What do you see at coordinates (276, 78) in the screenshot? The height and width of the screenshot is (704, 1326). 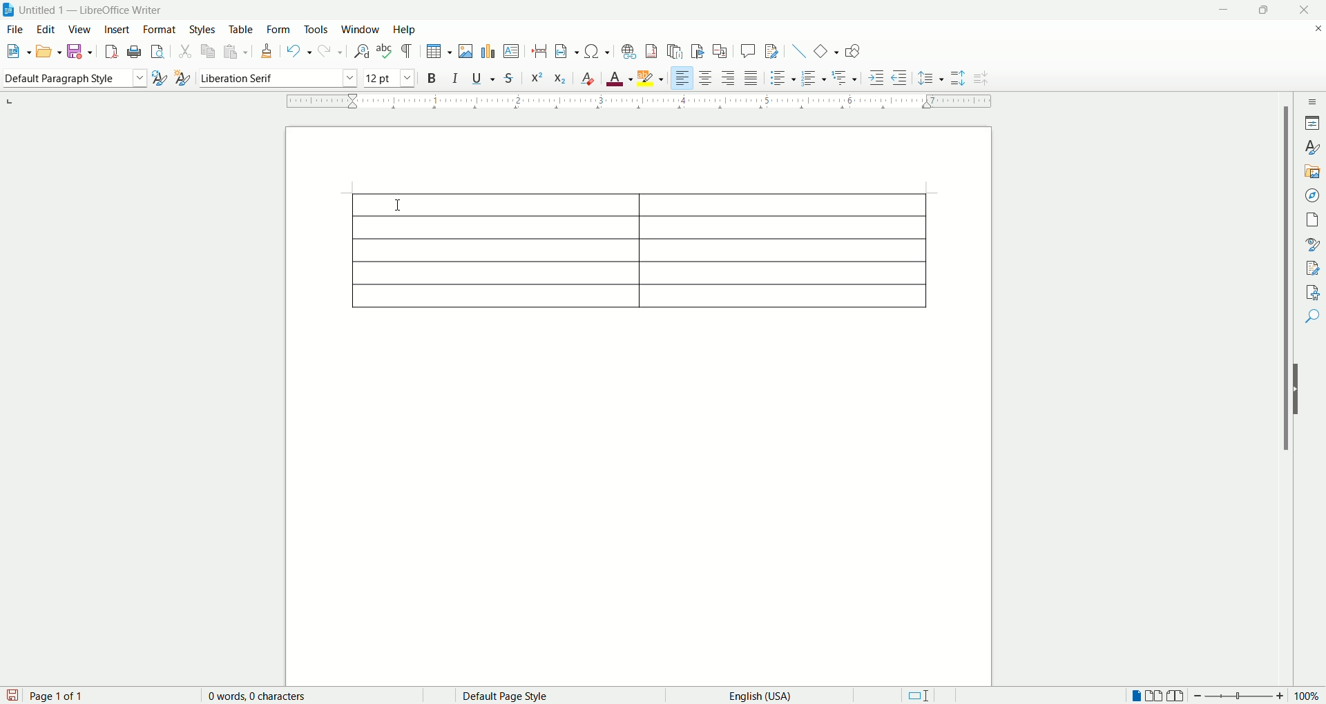 I see `font name` at bounding box center [276, 78].